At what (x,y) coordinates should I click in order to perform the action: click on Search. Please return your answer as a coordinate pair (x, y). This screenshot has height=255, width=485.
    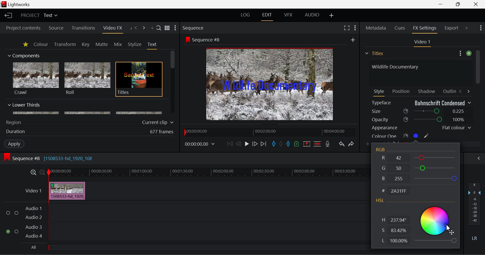
    Looking at the image, I should click on (159, 28).